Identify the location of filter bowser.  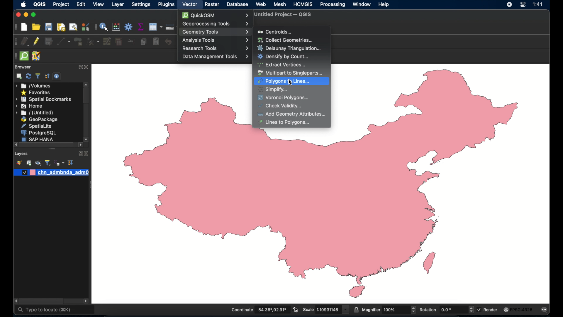
(37, 76).